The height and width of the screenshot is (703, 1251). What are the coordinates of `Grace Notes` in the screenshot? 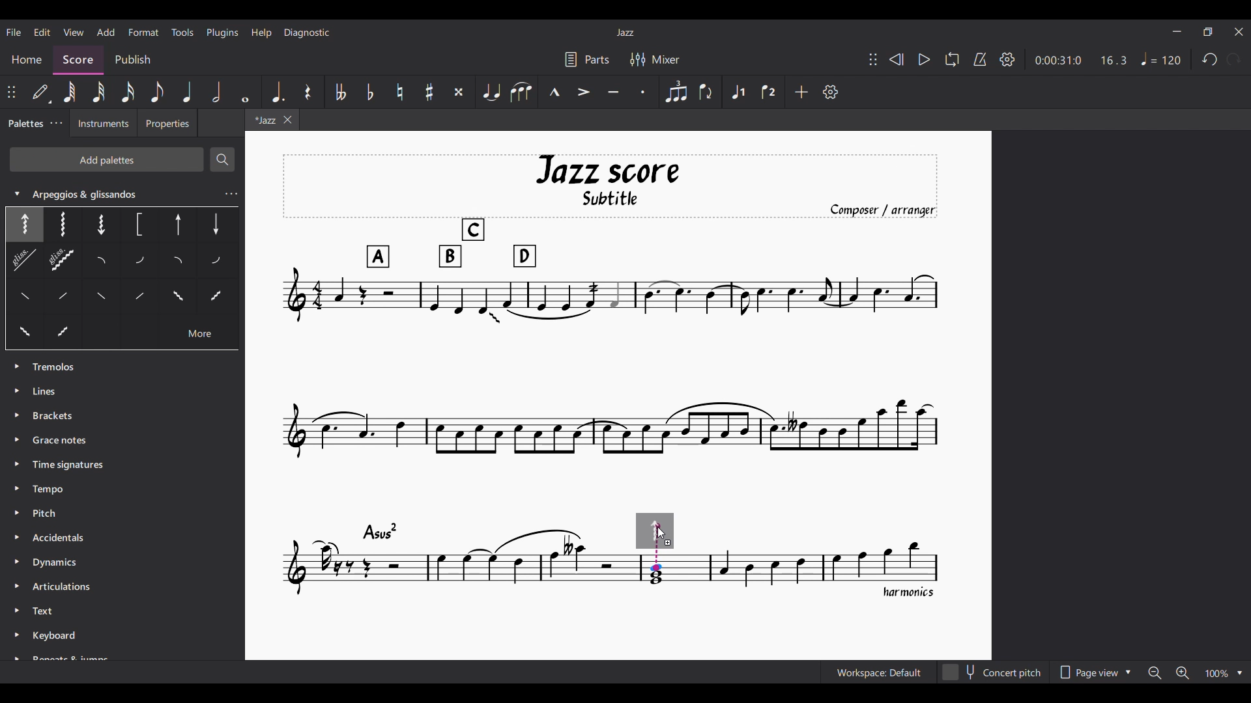 It's located at (63, 442).